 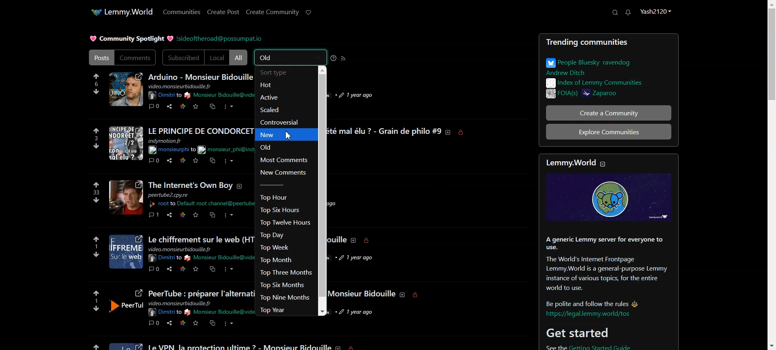 What do you see at coordinates (242, 186) in the screenshot?
I see `` at bounding box center [242, 186].